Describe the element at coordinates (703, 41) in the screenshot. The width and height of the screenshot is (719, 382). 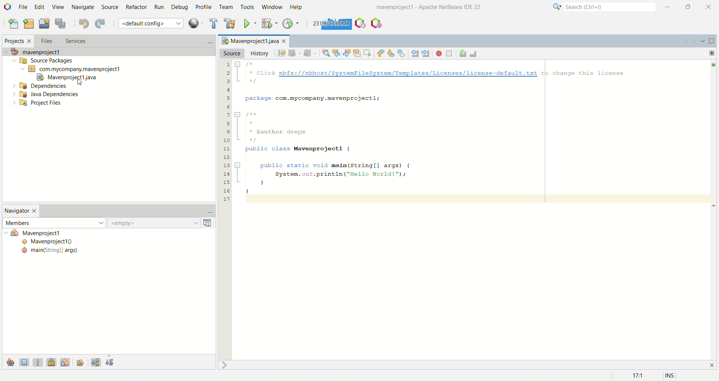
I see `show opened document list` at that location.